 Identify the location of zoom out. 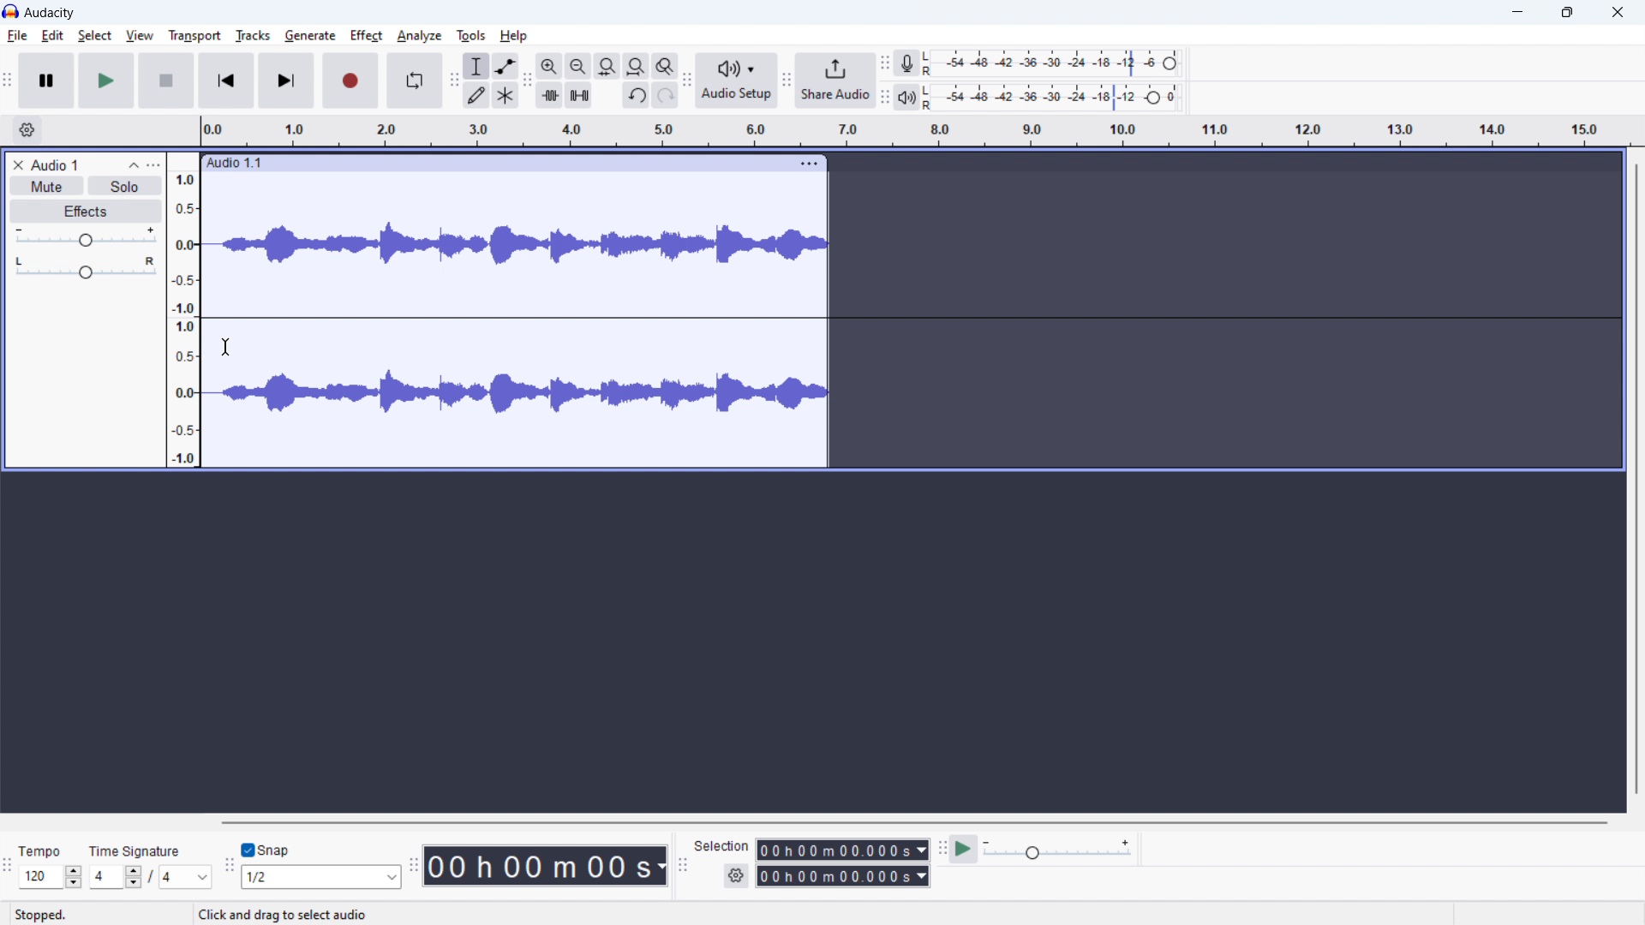
(577, 66).